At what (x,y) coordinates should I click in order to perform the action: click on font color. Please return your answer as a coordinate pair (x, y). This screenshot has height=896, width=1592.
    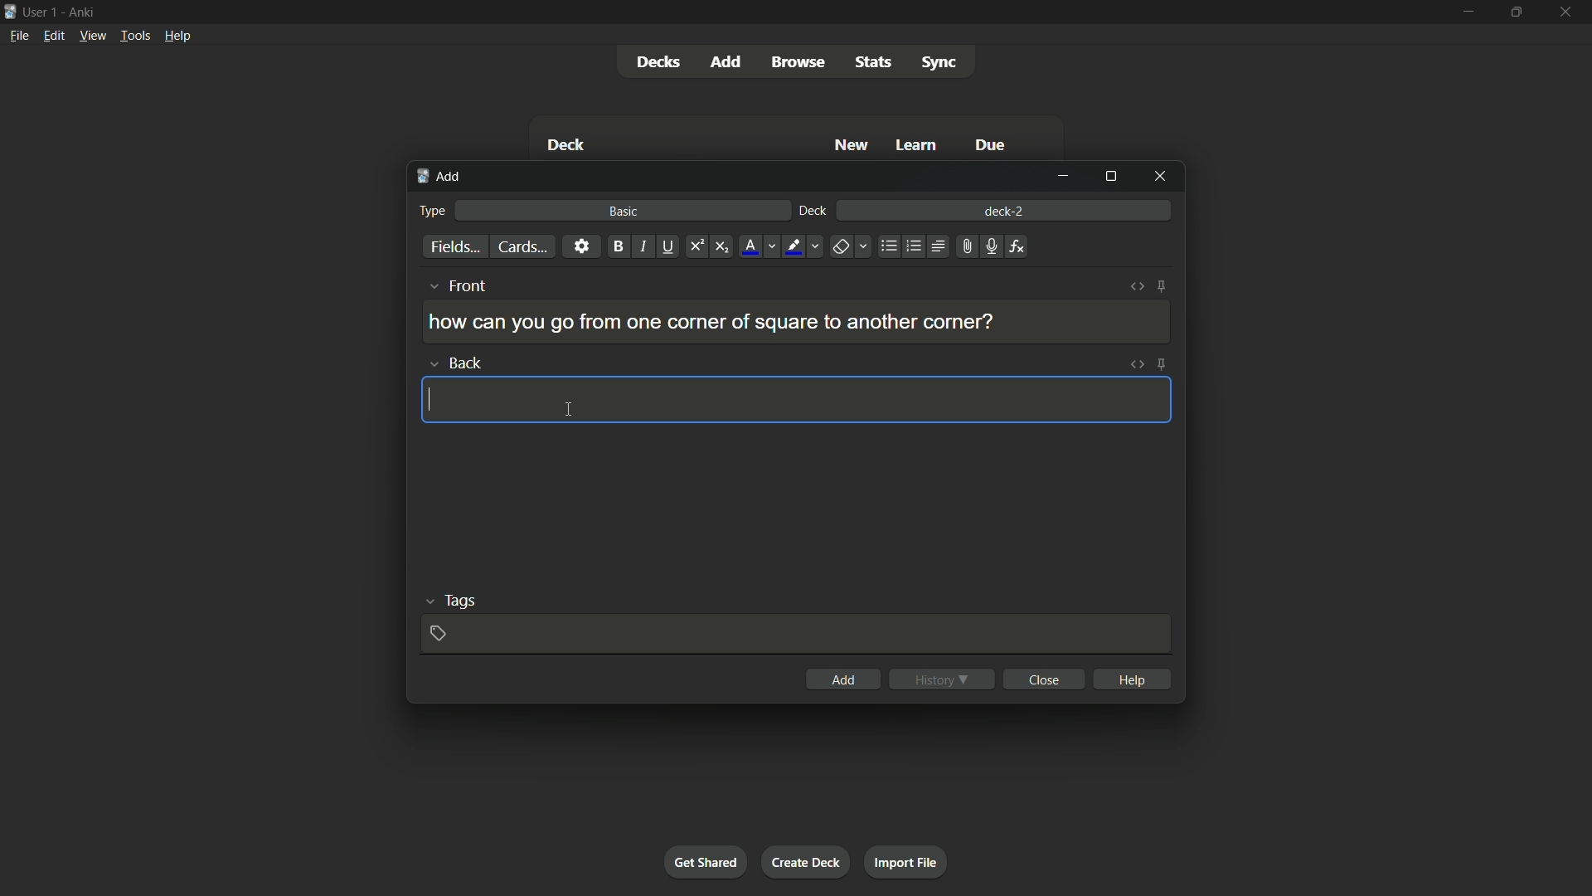
    Looking at the image, I should click on (758, 246).